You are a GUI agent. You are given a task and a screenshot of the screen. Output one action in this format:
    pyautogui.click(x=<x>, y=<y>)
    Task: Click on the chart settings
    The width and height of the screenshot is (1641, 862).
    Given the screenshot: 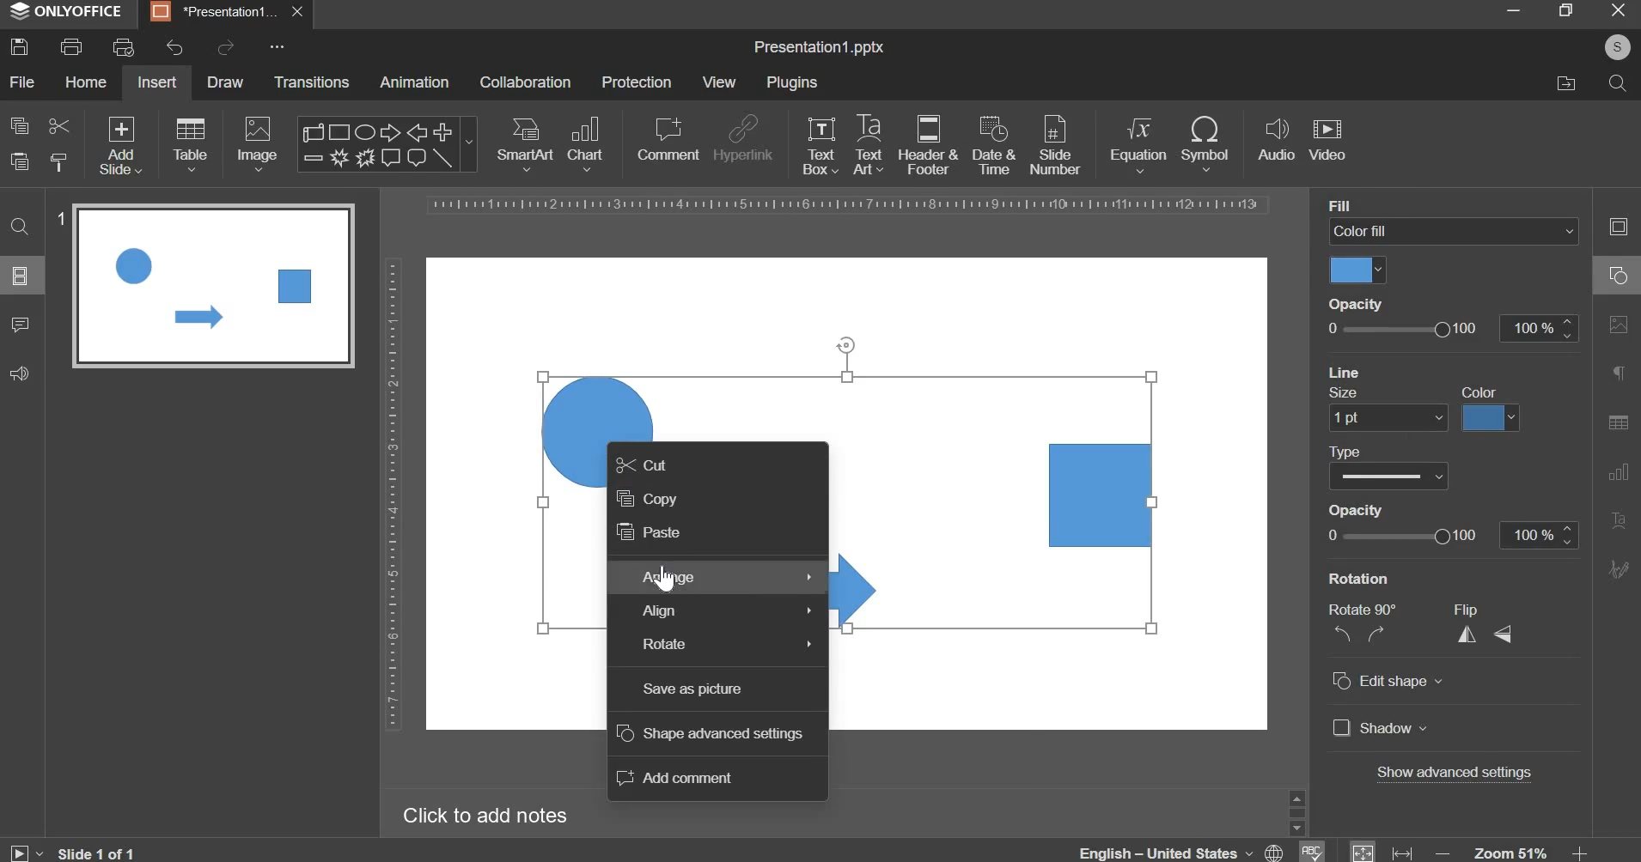 What is the action you would take?
    pyautogui.click(x=1614, y=471)
    